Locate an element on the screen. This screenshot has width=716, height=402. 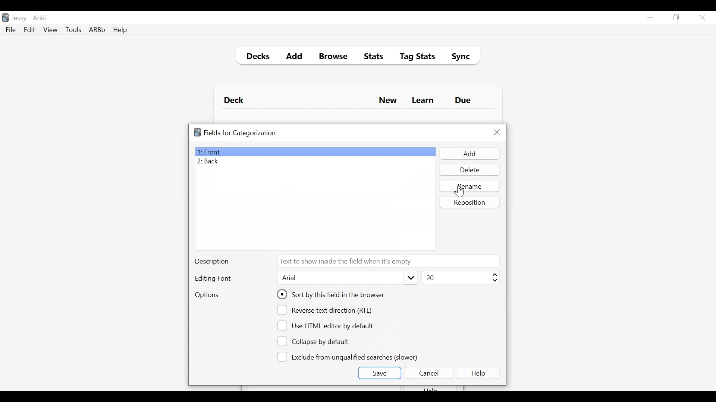
Reposition is located at coordinates (470, 202).